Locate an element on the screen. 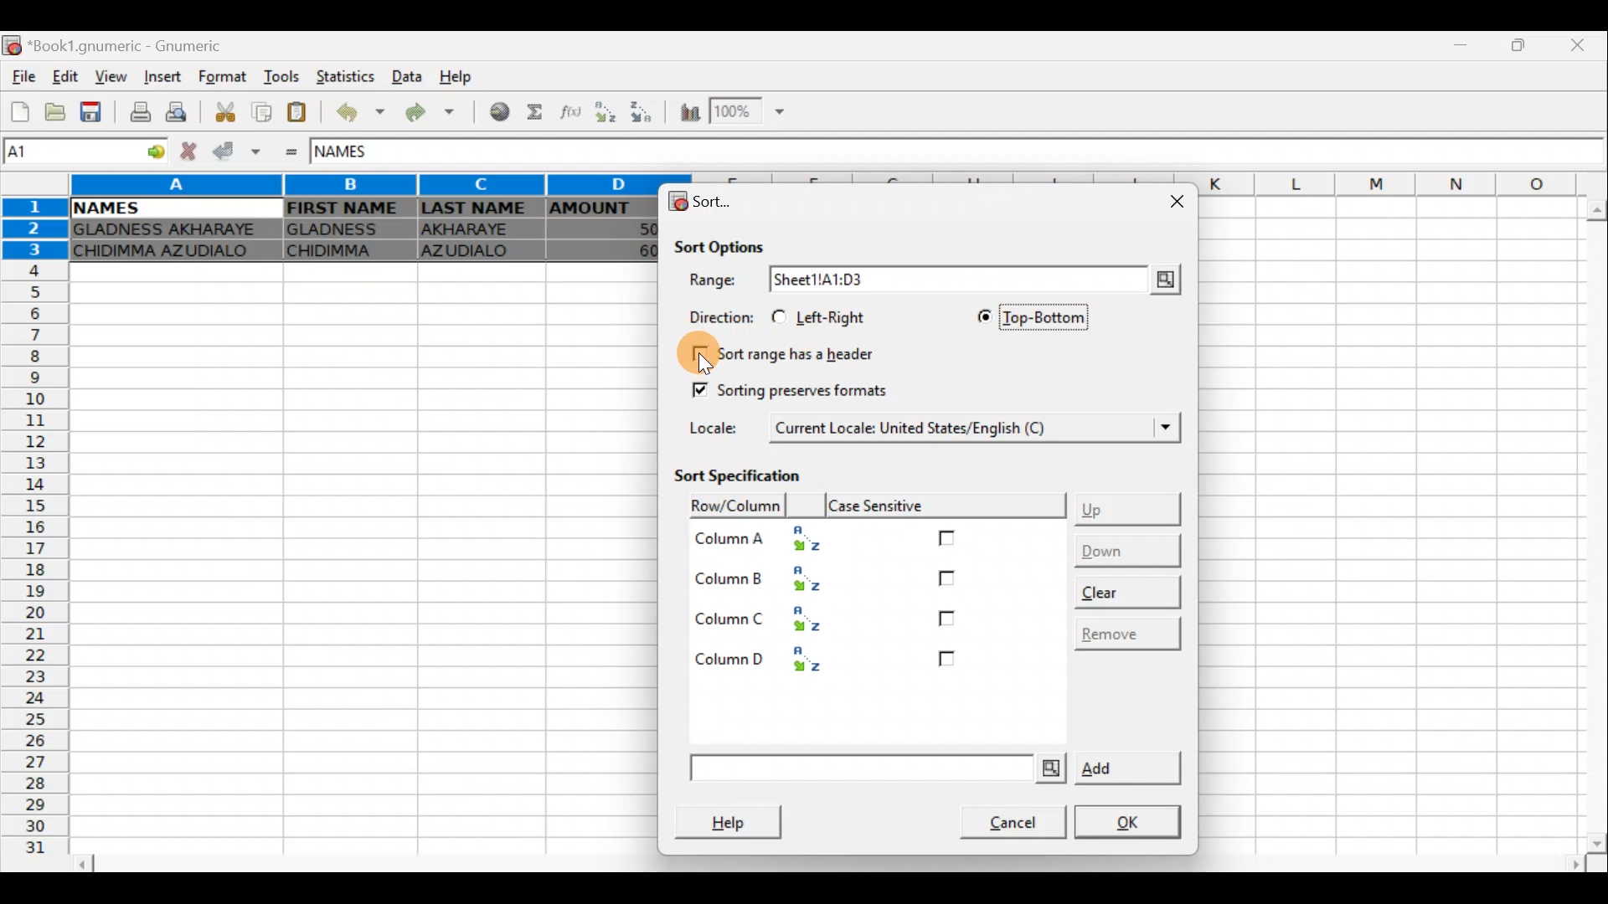  Redo undone action is located at coordinates (436, 116).